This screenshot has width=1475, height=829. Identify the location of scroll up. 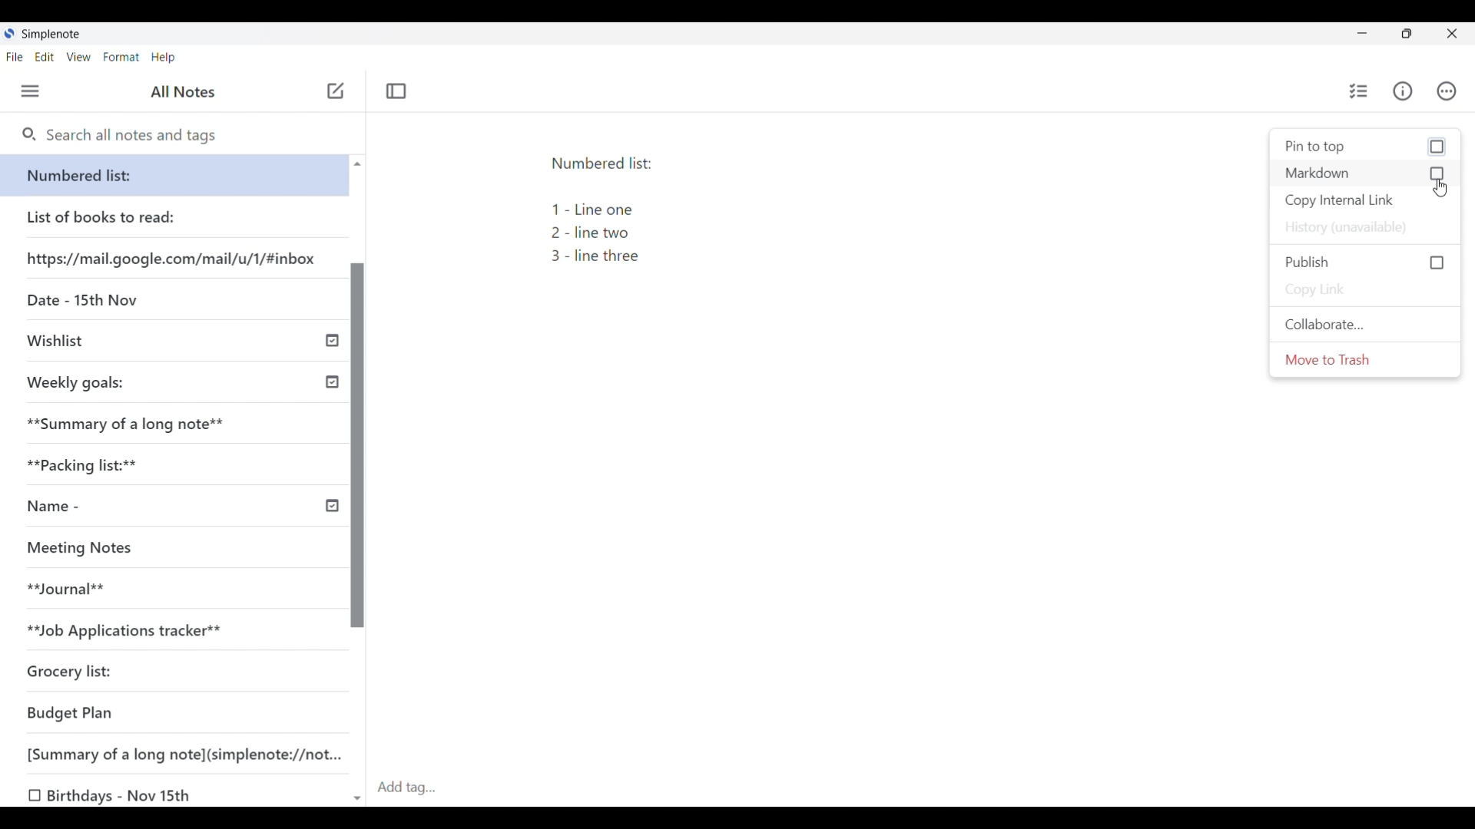
(357, 164).